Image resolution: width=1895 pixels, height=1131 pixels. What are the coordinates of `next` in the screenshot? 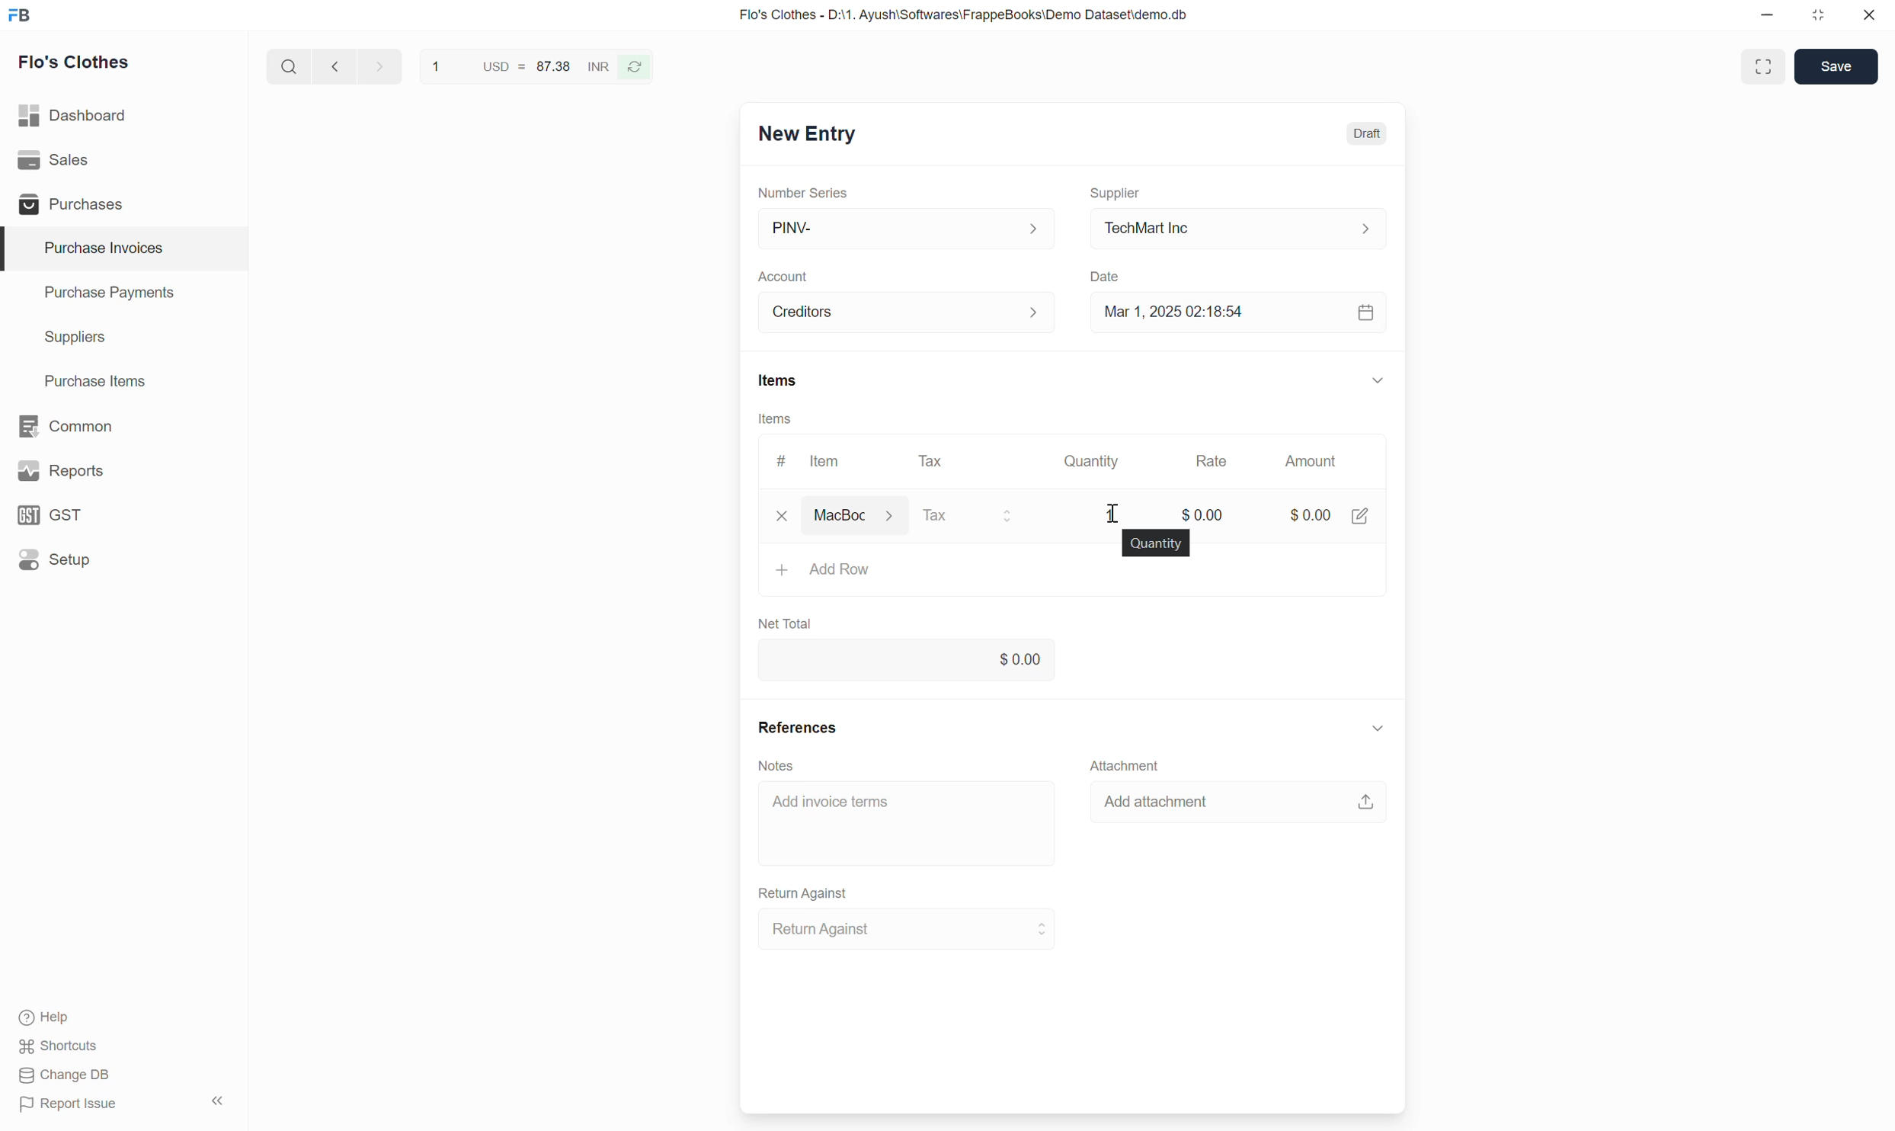 It's located at (382, 66).